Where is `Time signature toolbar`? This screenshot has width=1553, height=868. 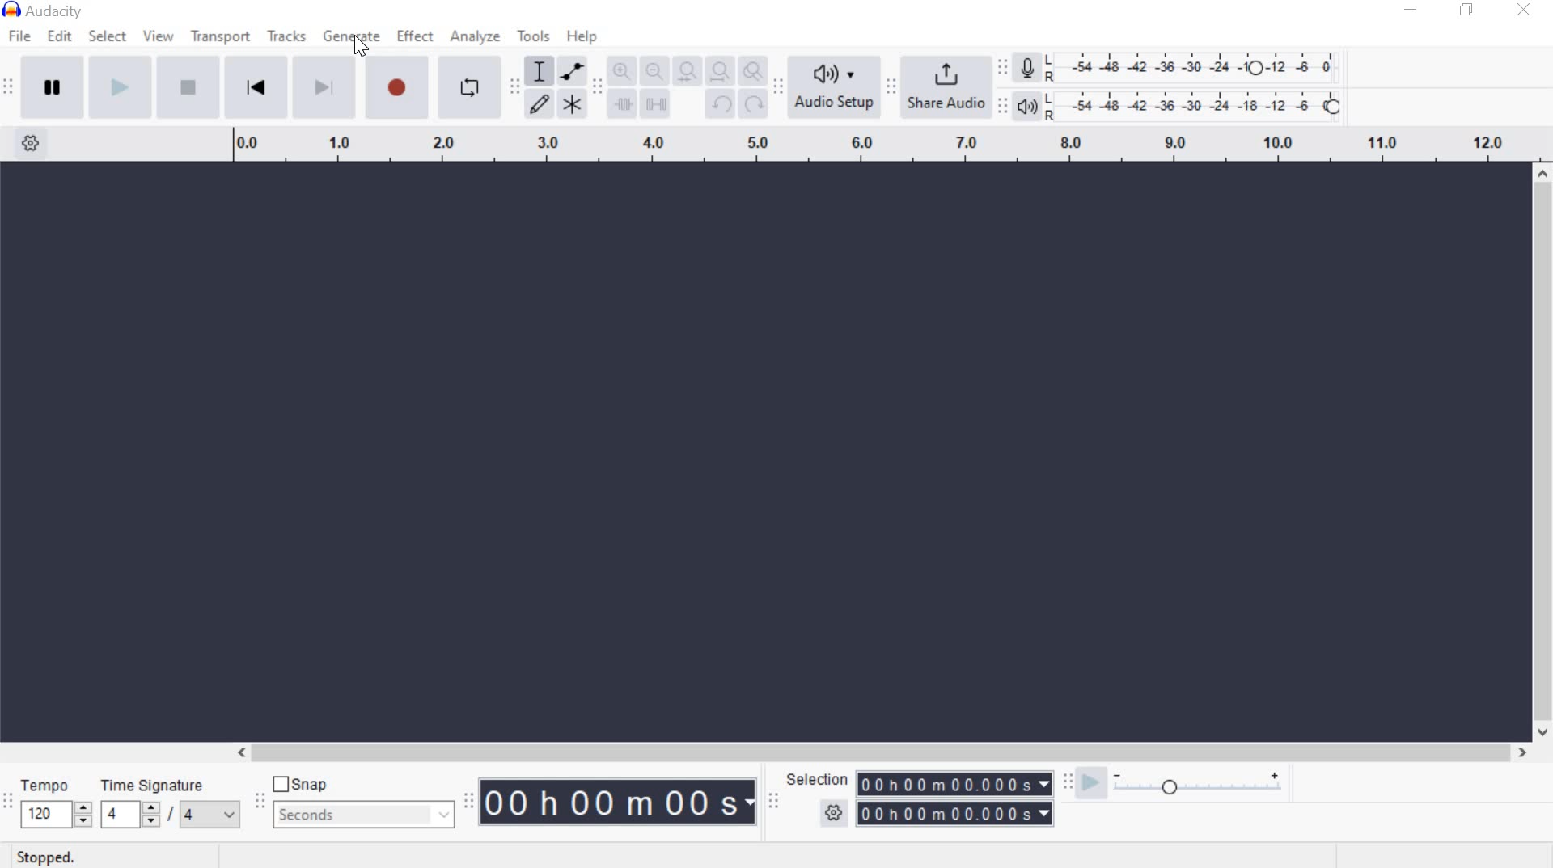 Time signature toolbar is located at coordinates (9, 808).